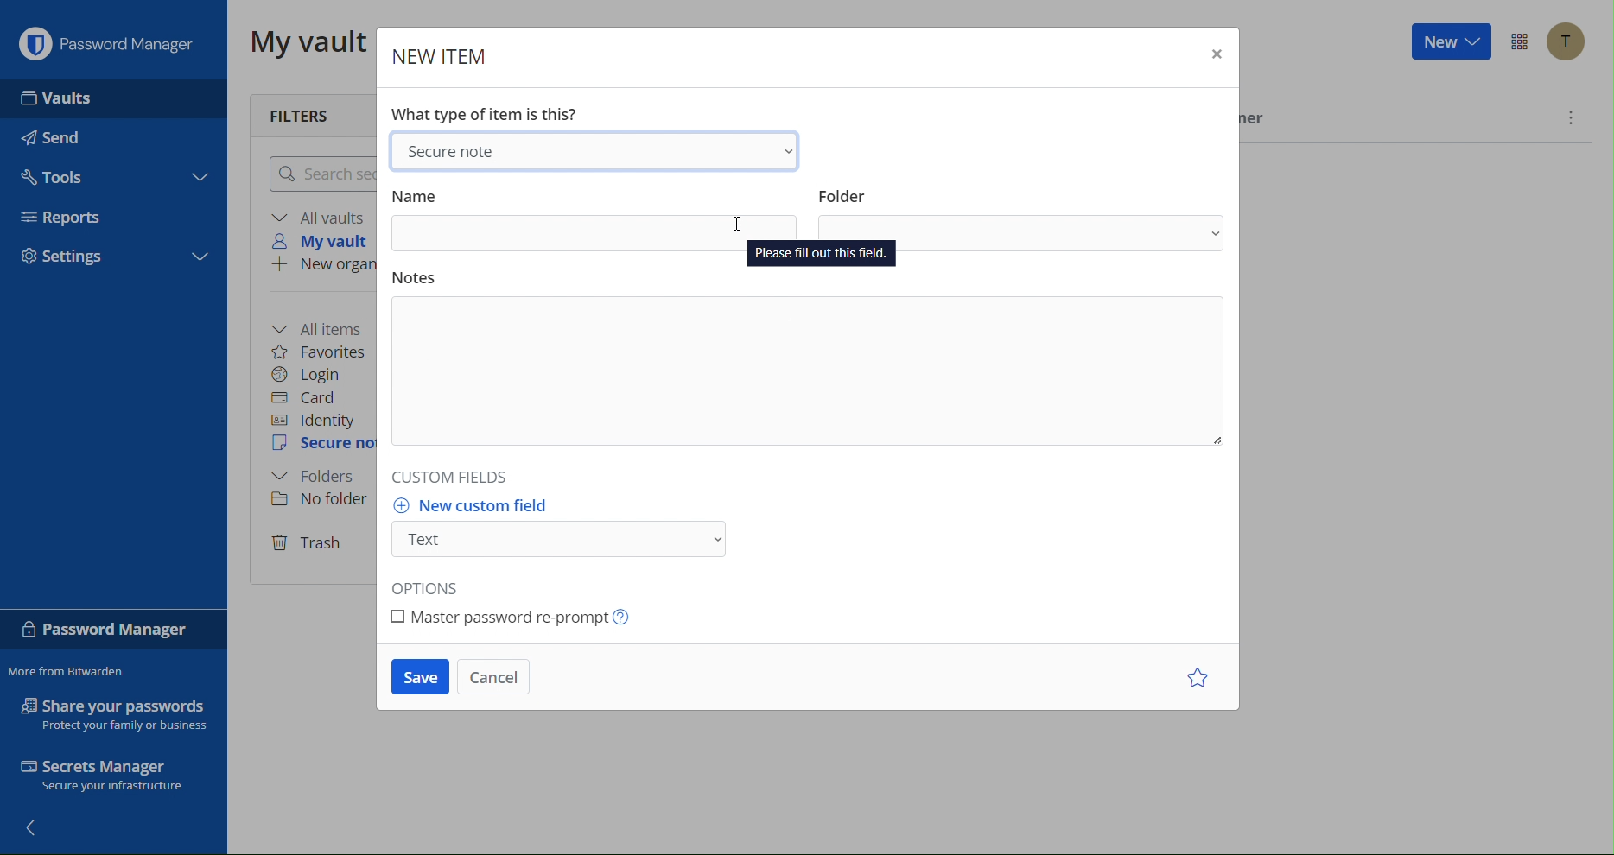 The height and width of the screenshot is (855, 1614). Describe the element at coordinates (594, 222) in the screenshot. I see `Name` at that location.